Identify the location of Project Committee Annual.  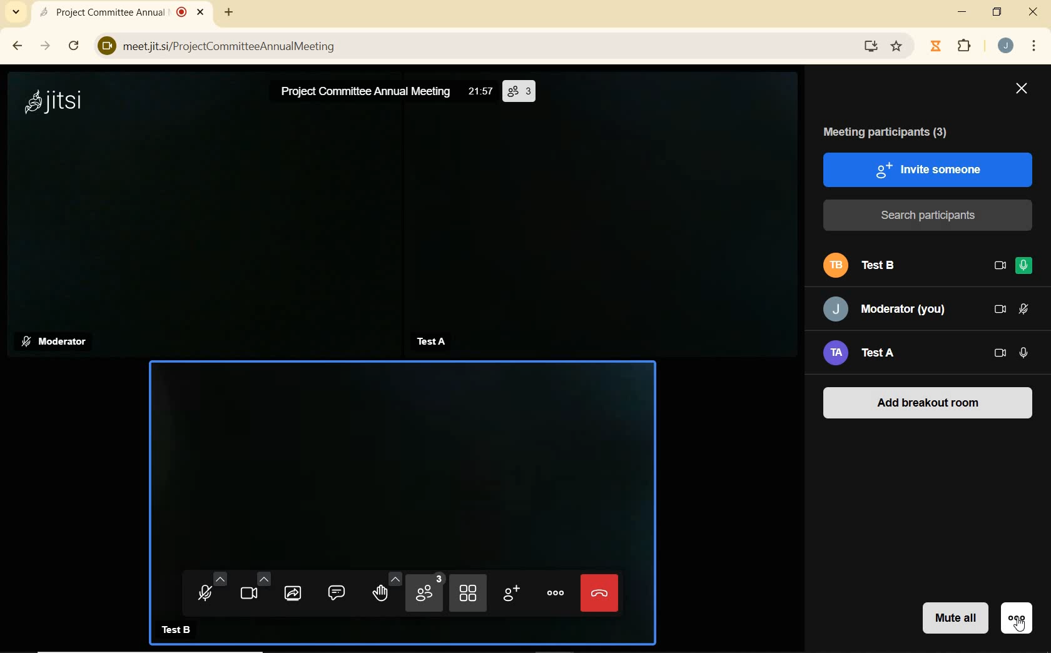
(127, 13).